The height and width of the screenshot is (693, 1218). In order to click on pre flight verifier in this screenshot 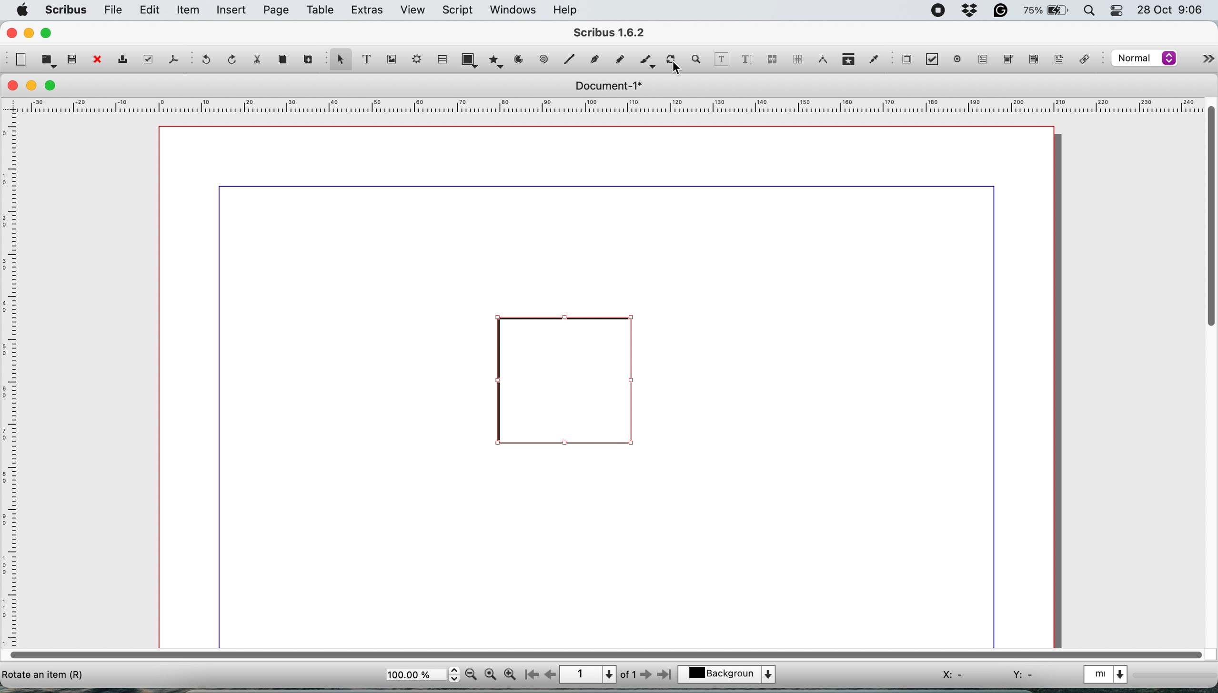, I will do `click(149, 60)`.